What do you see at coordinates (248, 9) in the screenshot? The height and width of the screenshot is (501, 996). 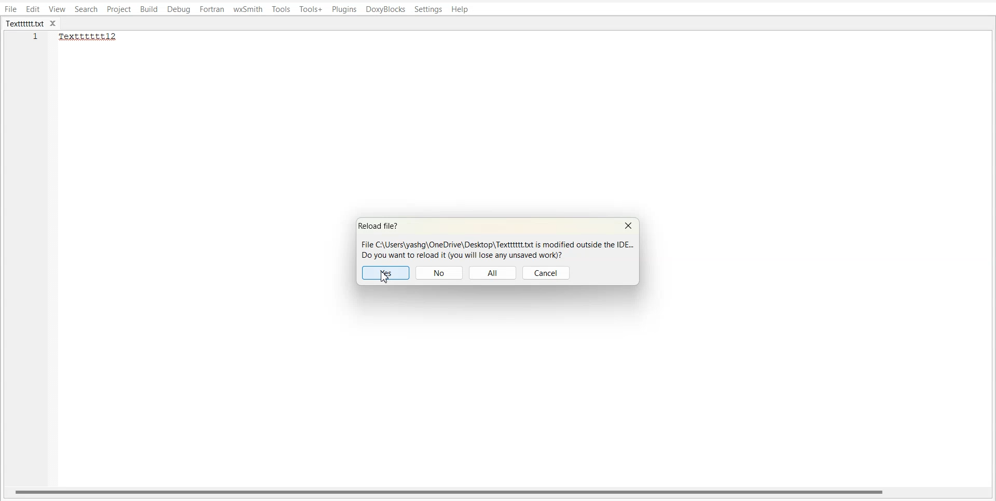 I see `wxSmith` at bounding box center [248, 9].